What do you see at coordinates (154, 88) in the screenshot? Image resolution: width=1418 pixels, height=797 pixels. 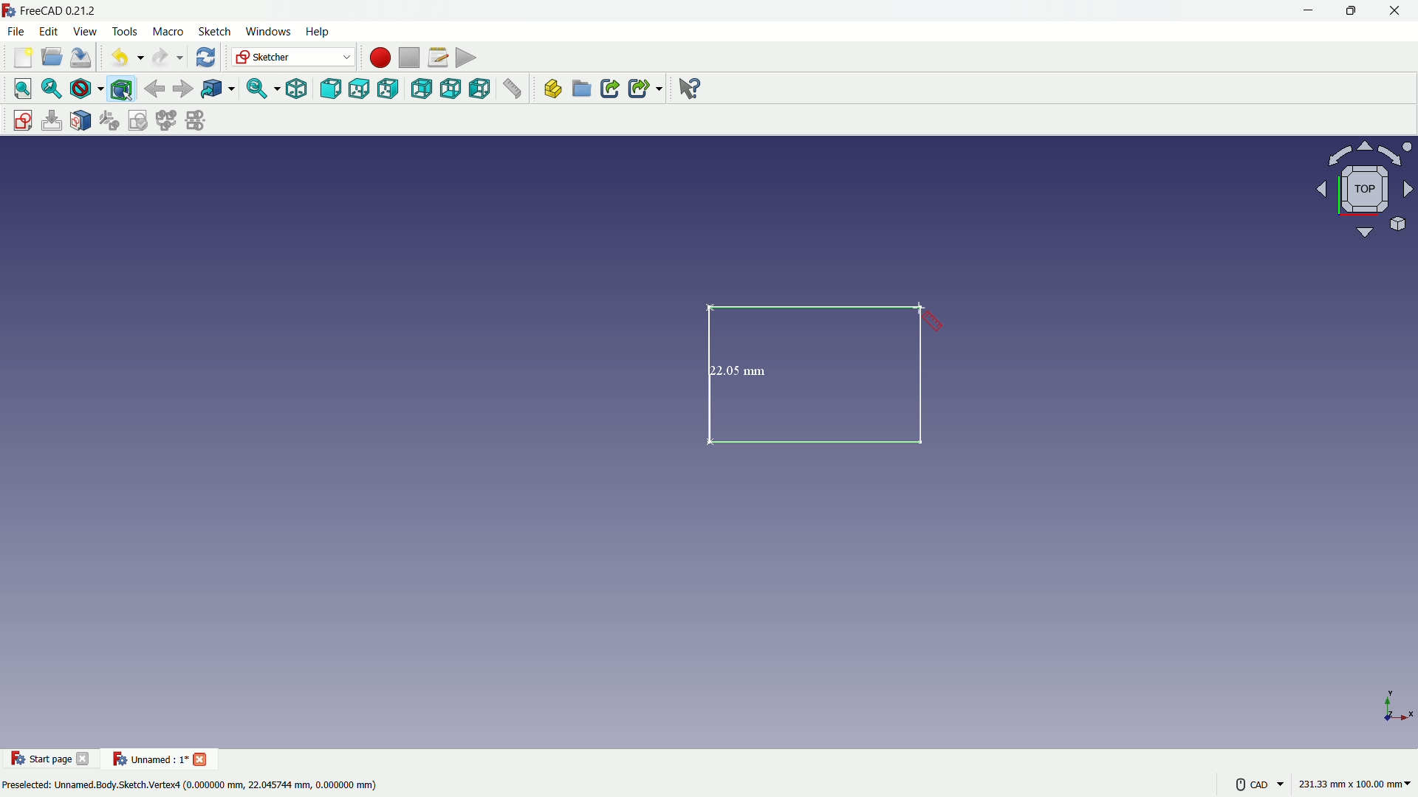 I see `back` at bounding box center [154, 88].